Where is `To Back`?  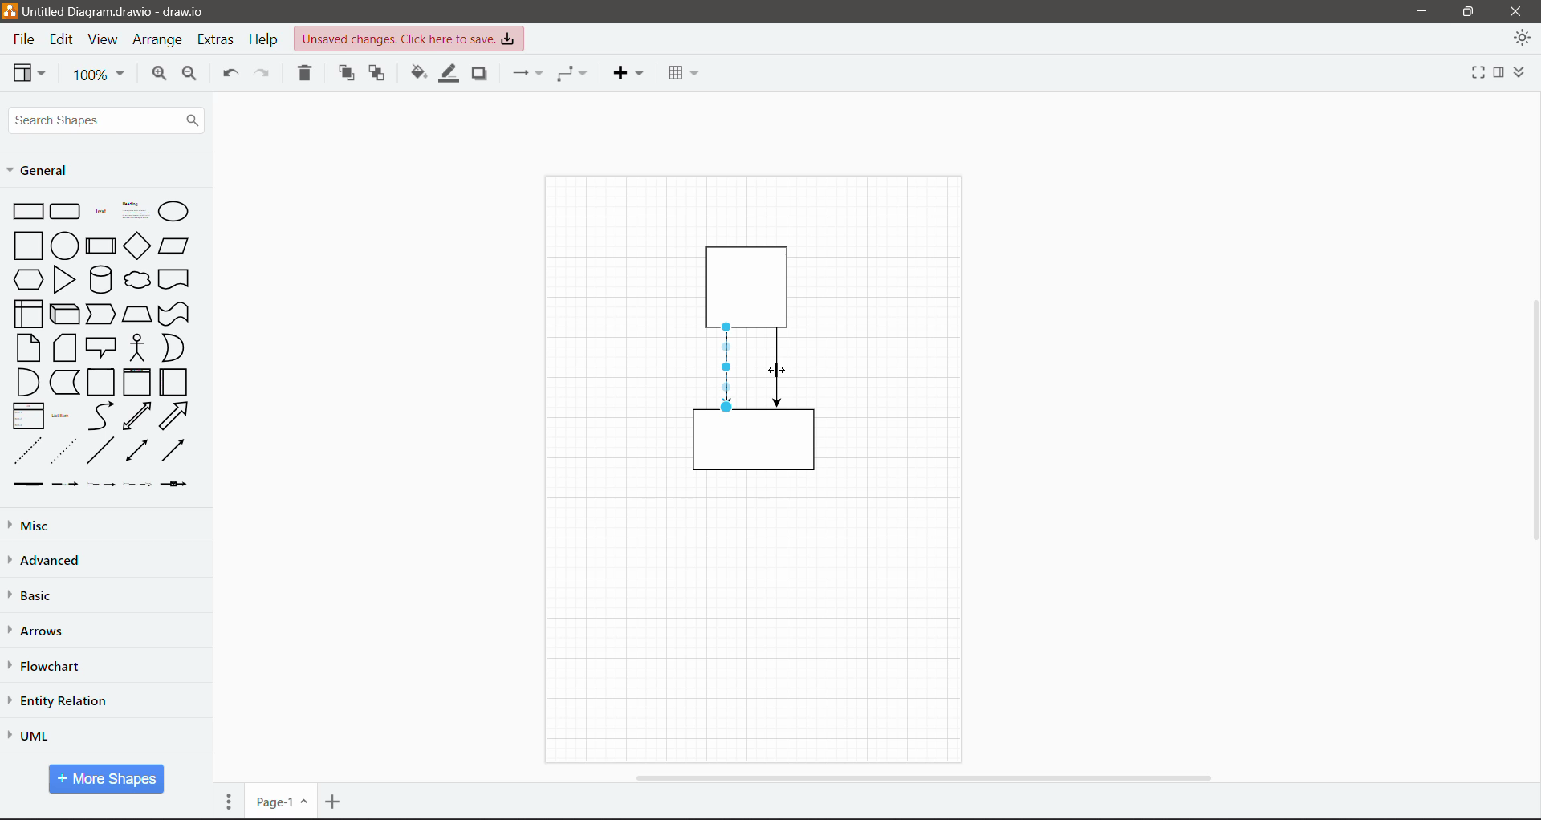
To Back is located at coordinates (378, 75).